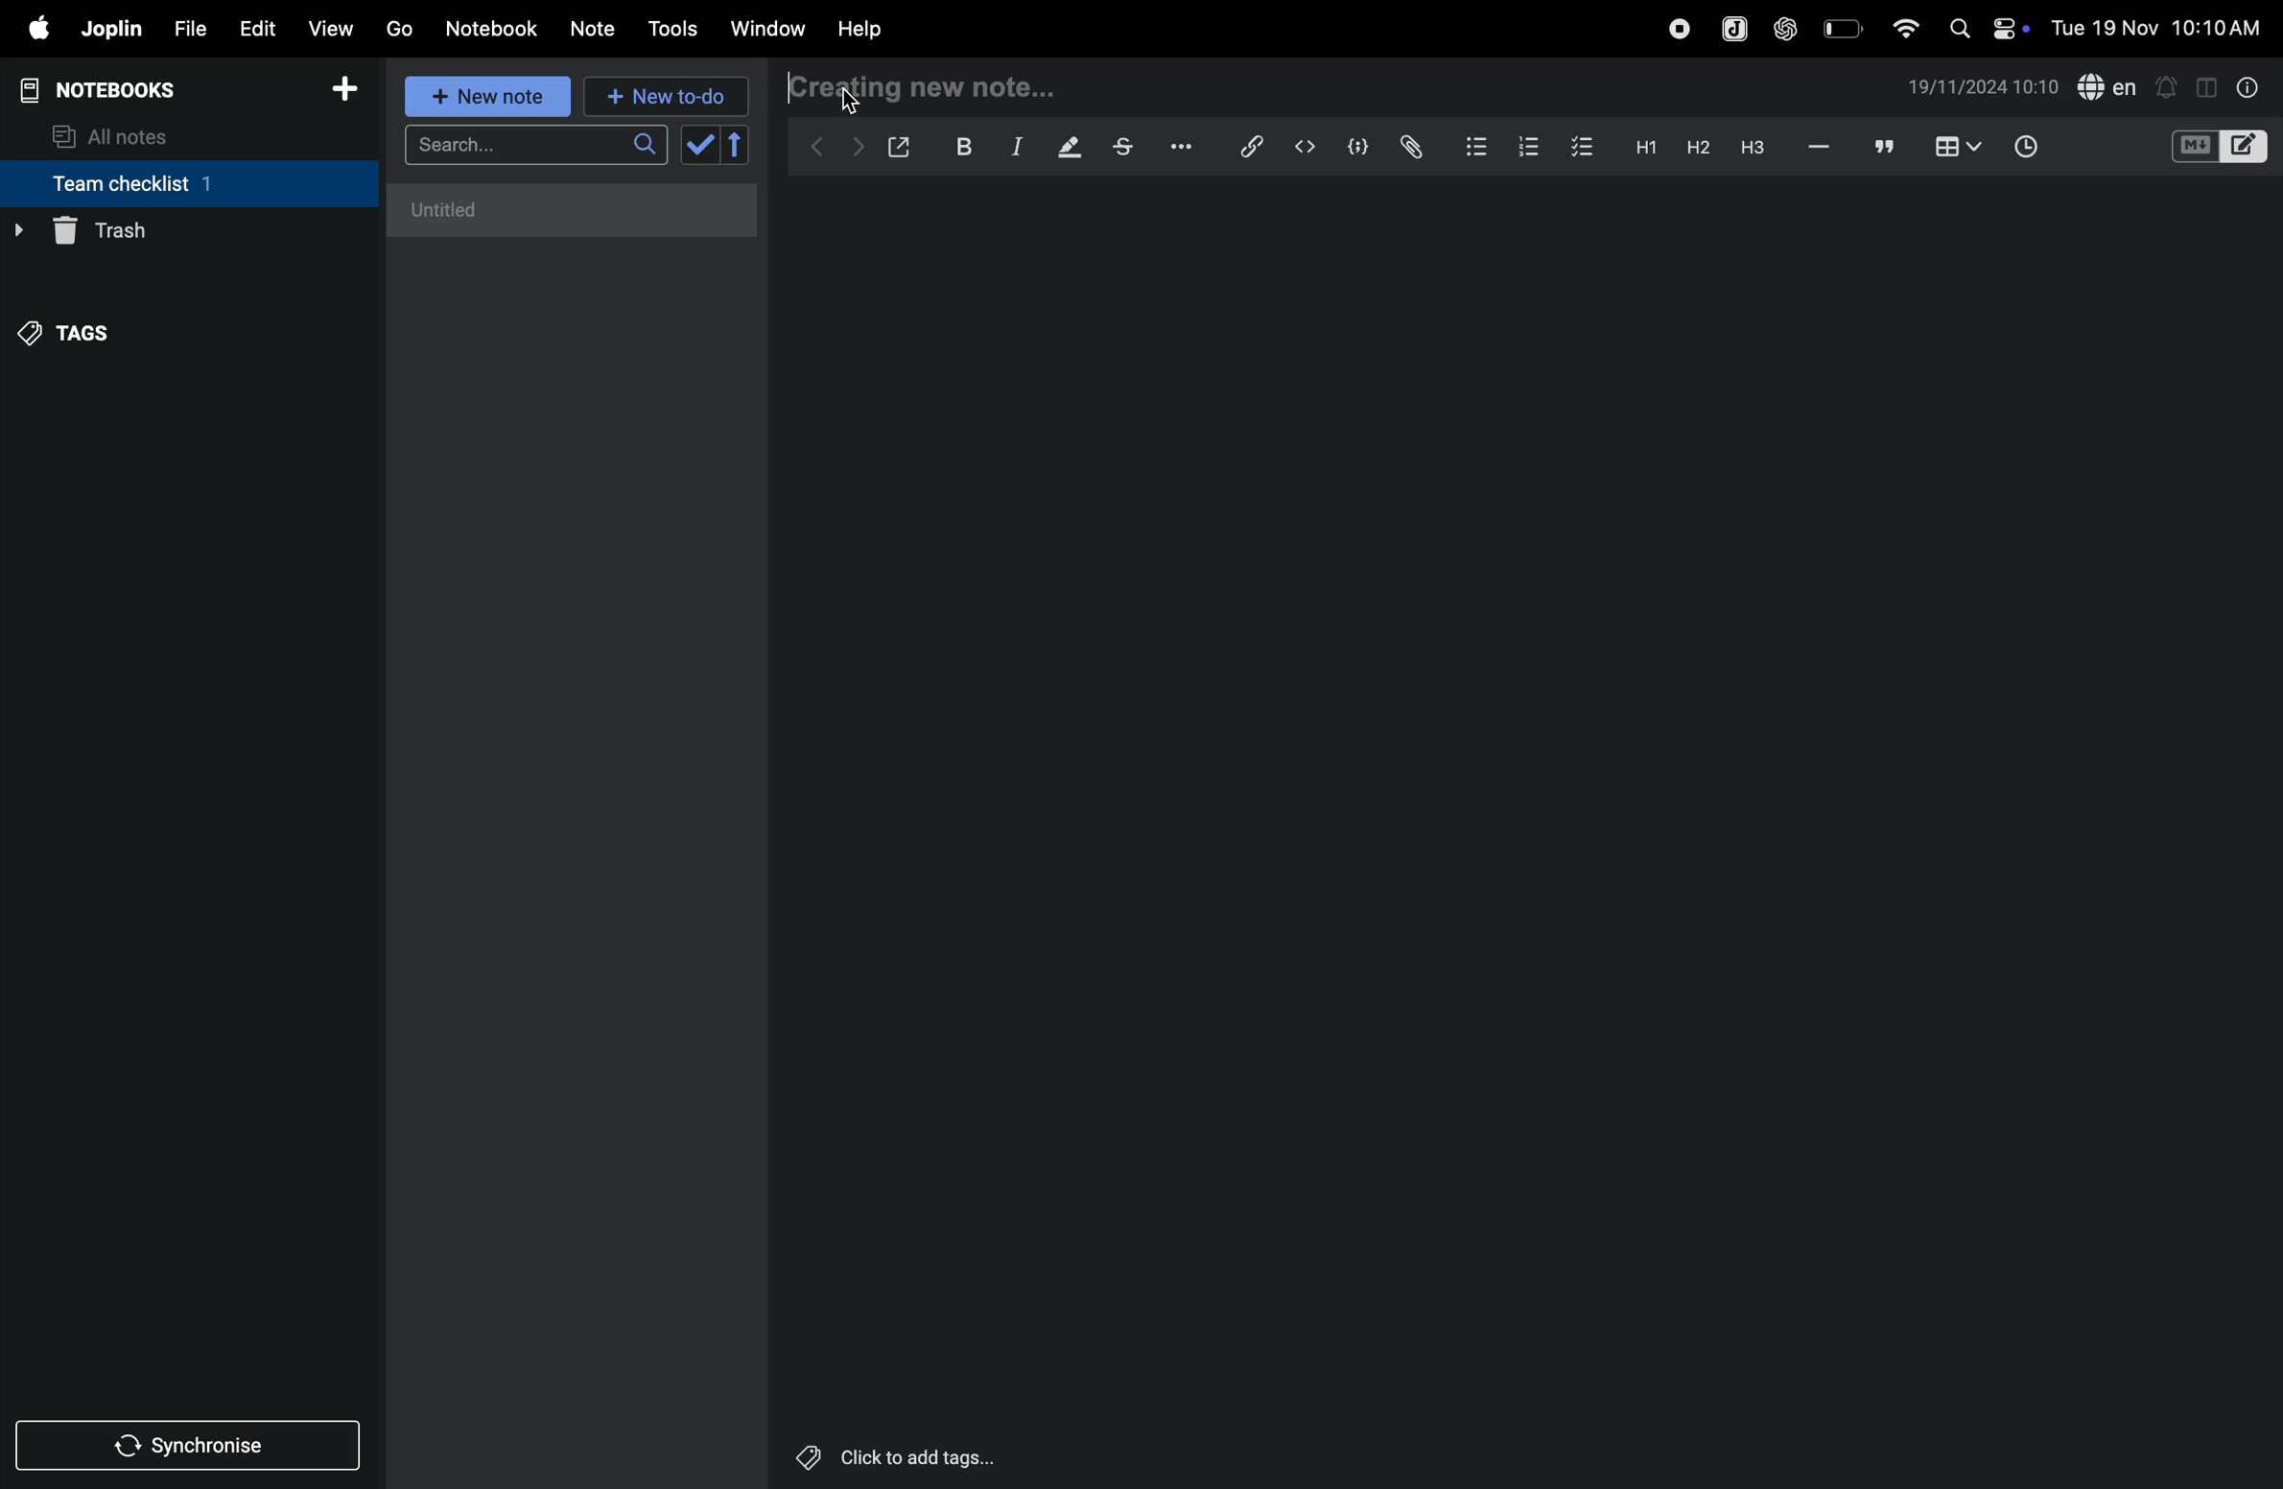  I want to click on view, so click(335, 26).